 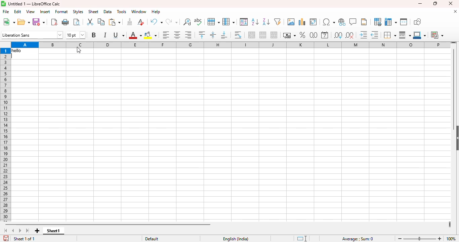 I want to click on freeze rows and columns, so click(x=391, y=22).